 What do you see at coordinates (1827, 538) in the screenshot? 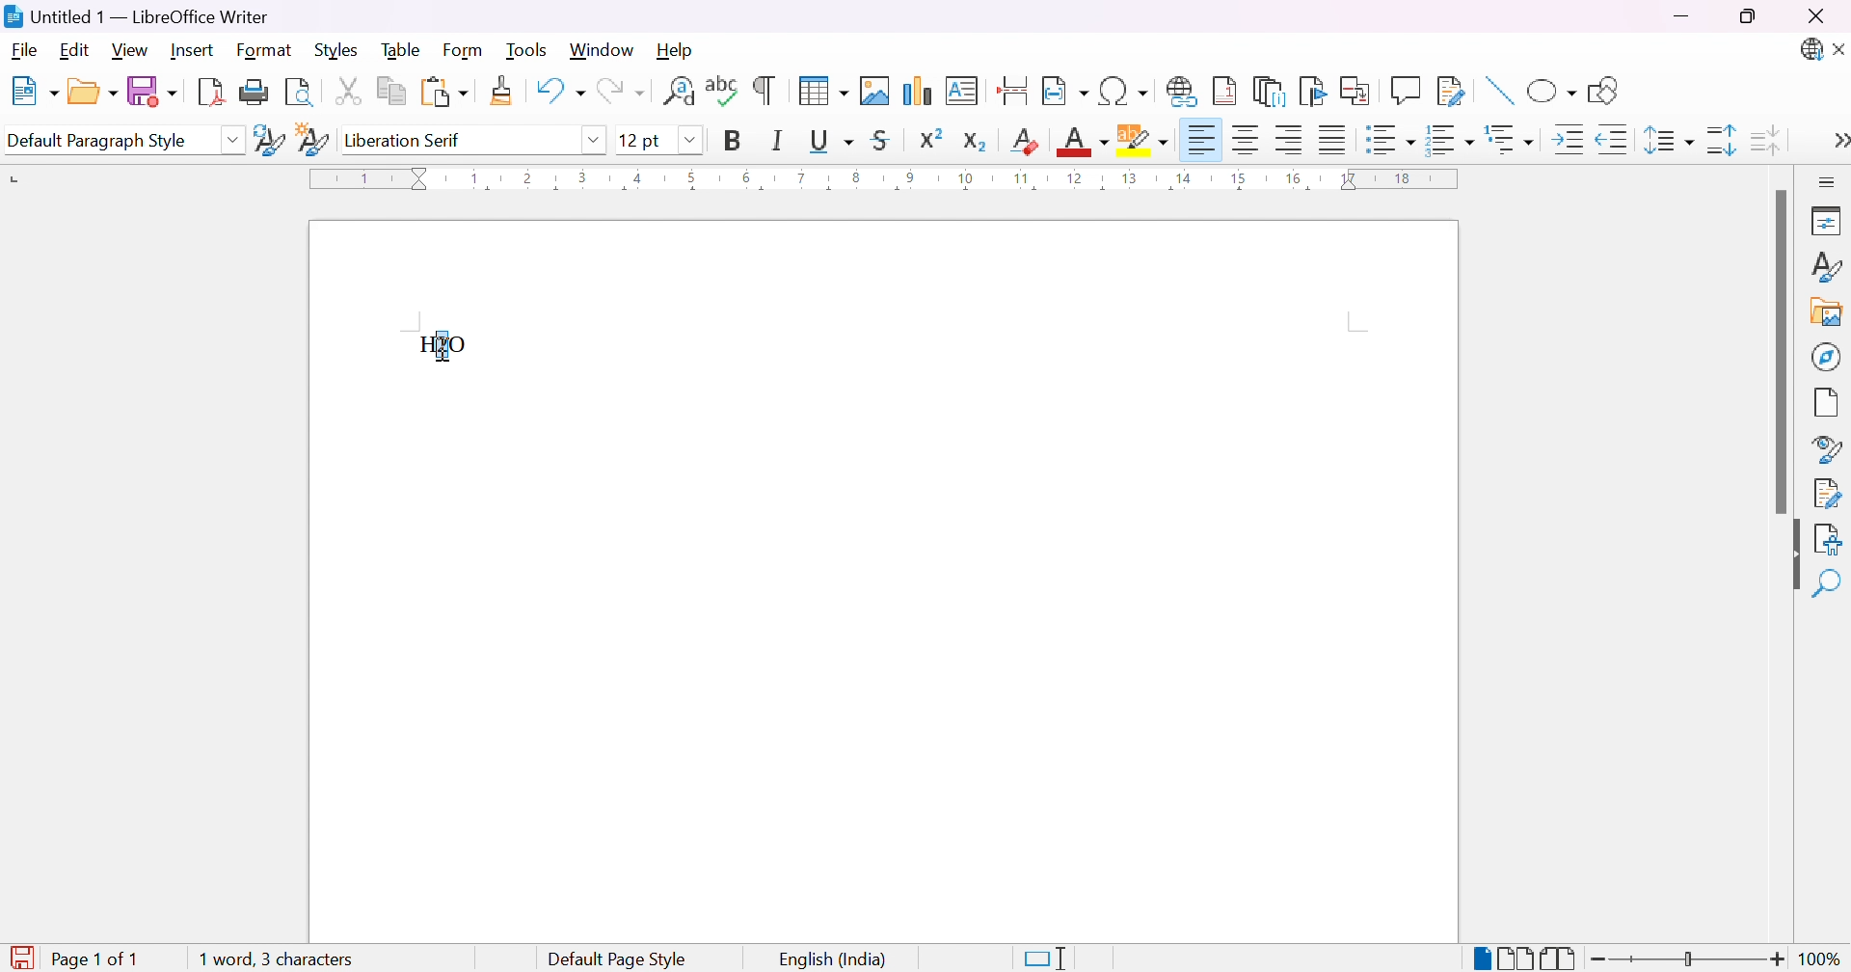
I see `Accessibility check` at bounding box center [1827, 538].